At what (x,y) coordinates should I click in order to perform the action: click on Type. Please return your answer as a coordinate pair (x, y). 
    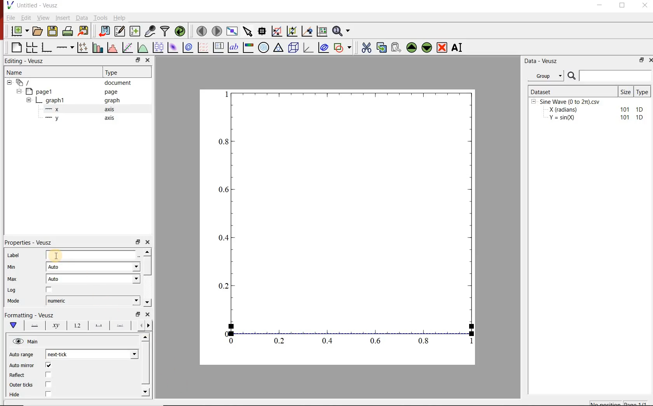
    Looking at the image, I should click on (644, 91).